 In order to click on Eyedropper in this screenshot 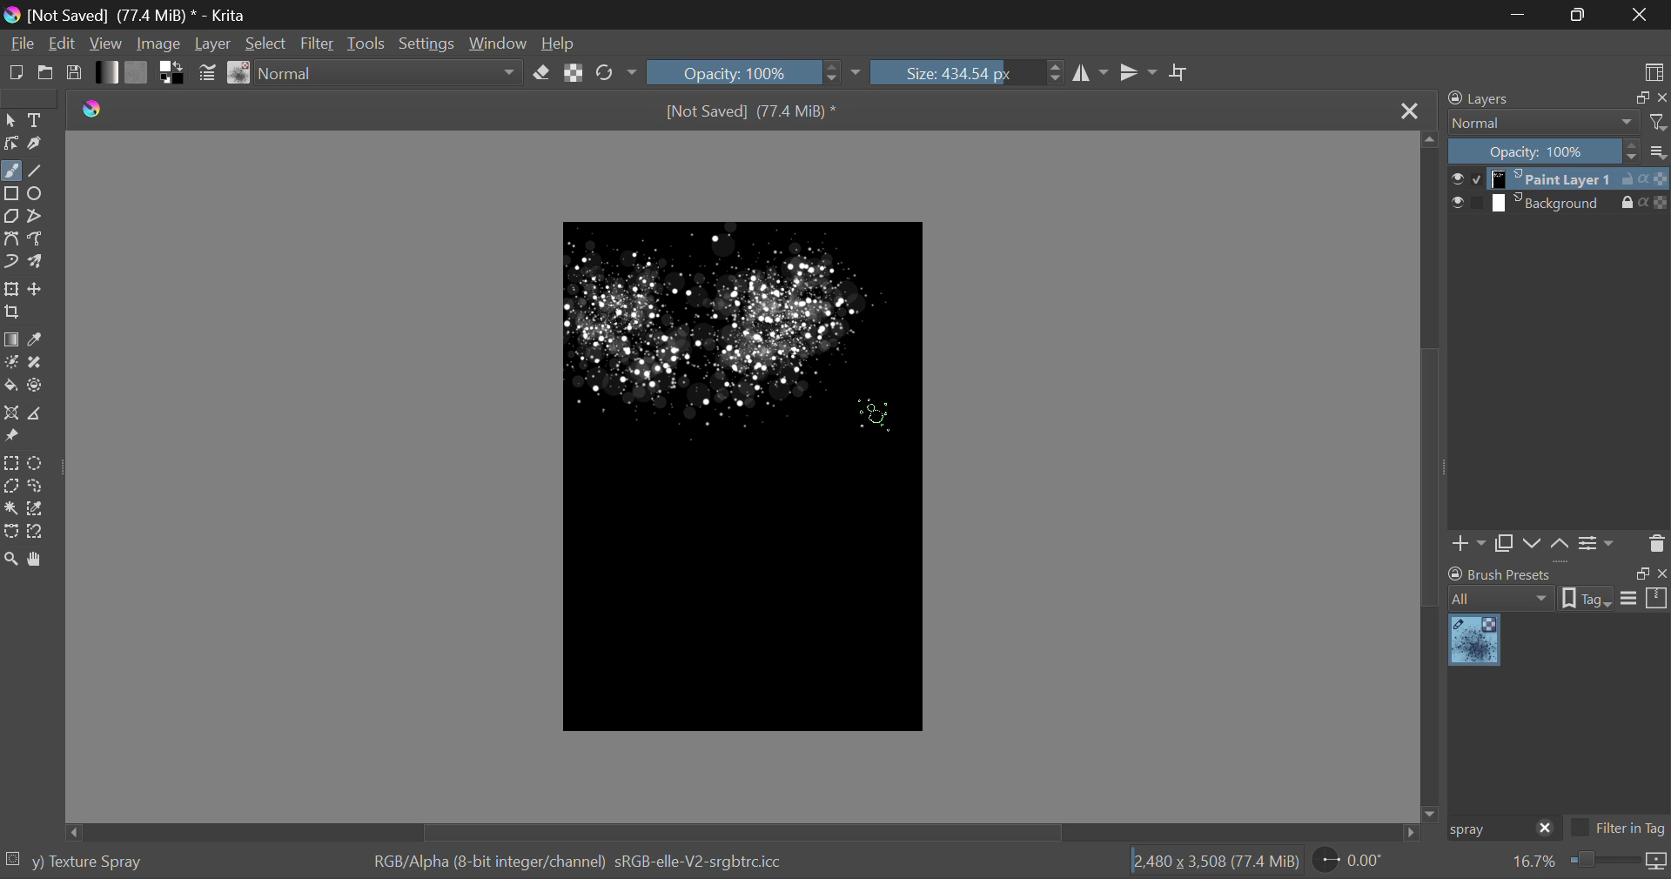, I will do `click(37, 341)`.